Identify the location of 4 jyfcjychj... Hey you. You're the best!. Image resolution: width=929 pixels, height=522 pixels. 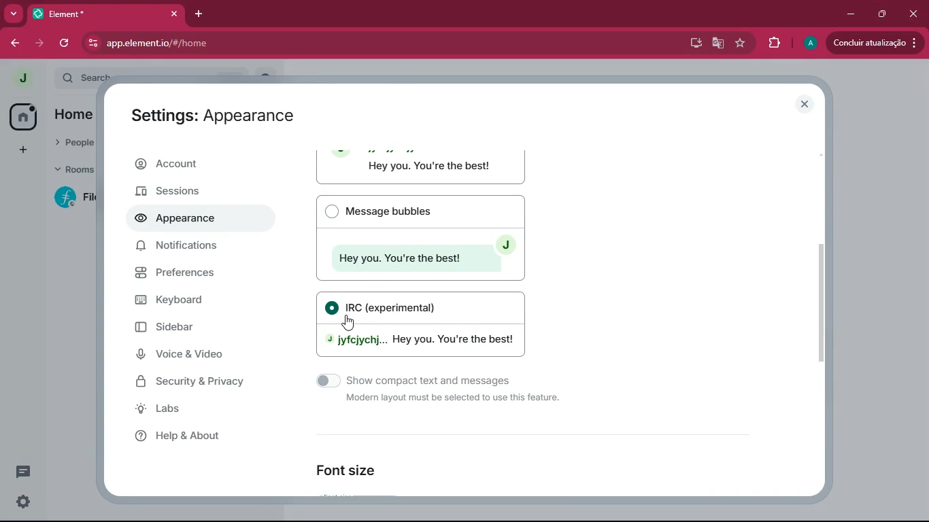
(419, 343).